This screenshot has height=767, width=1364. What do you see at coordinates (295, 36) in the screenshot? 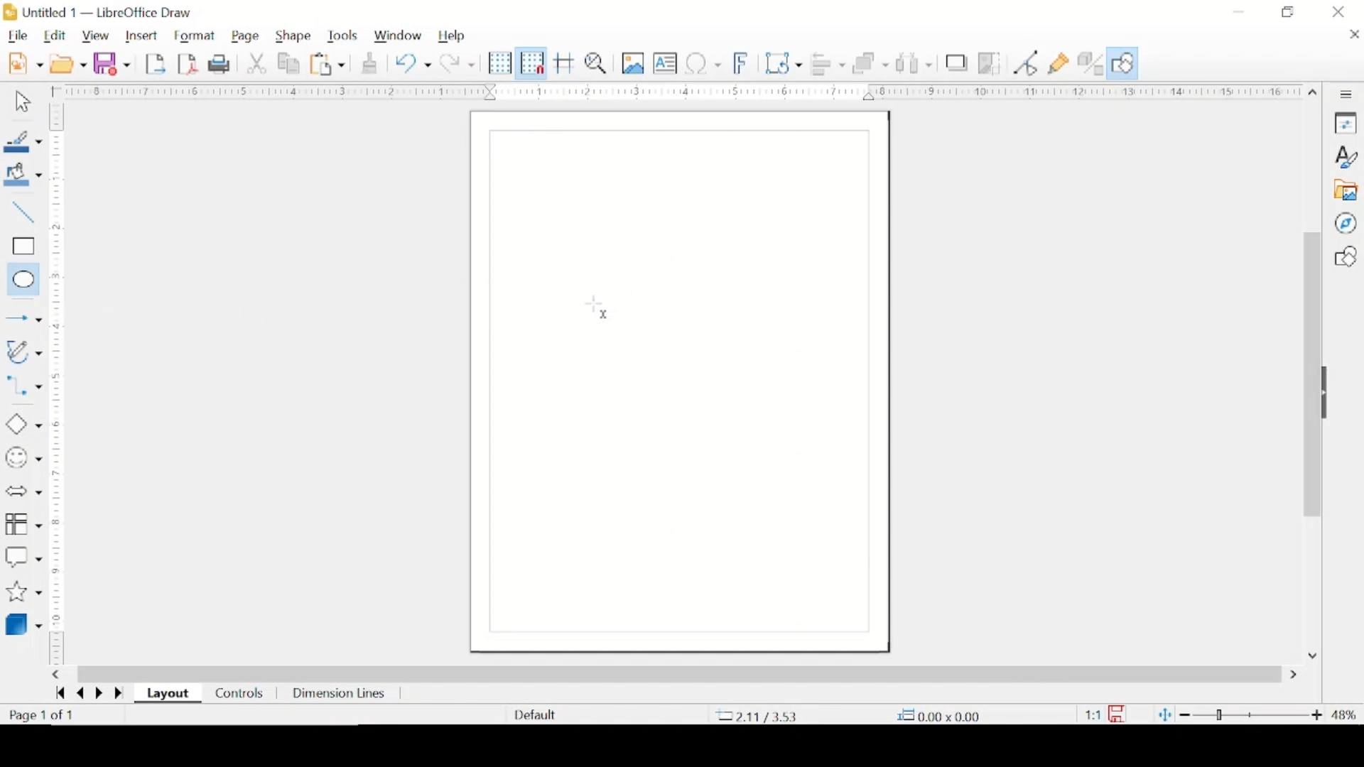
I see `shape` at bounding box center [295, 36].